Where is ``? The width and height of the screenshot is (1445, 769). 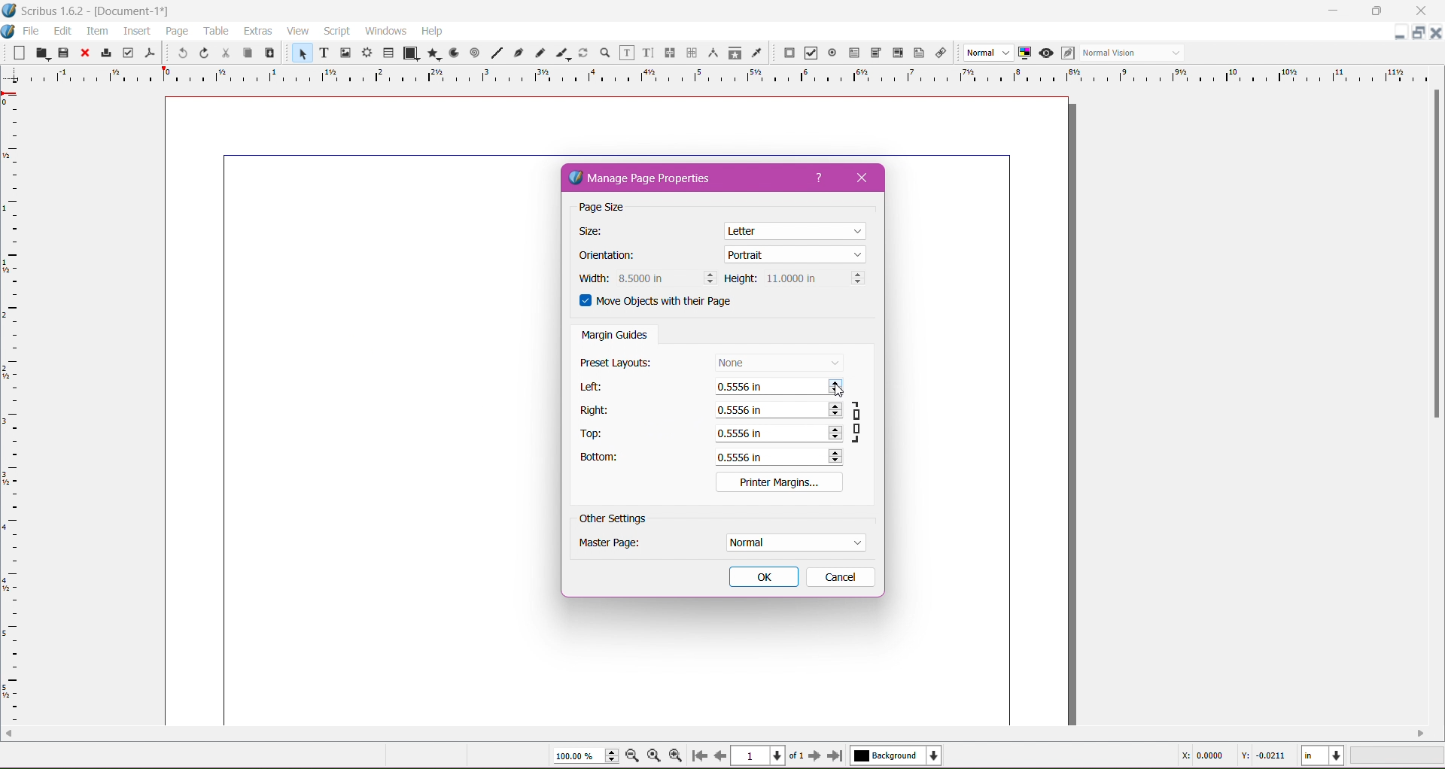  is located at coordinates (625, 363).